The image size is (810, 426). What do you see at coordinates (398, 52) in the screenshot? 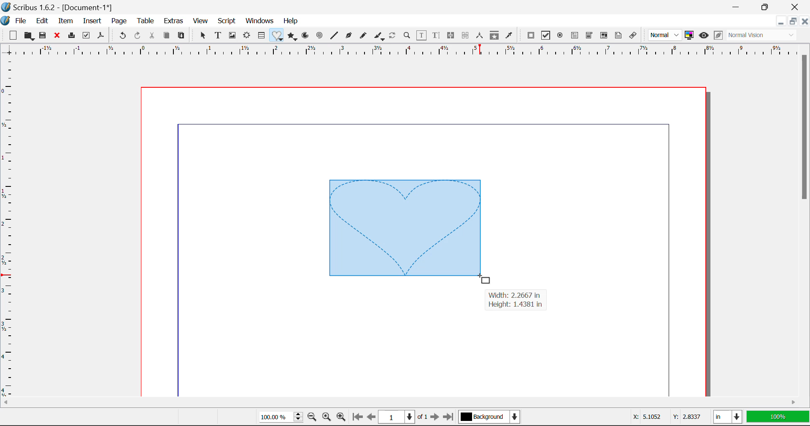
I see `Vertical Page Margins` at bounding box center [398, 52].